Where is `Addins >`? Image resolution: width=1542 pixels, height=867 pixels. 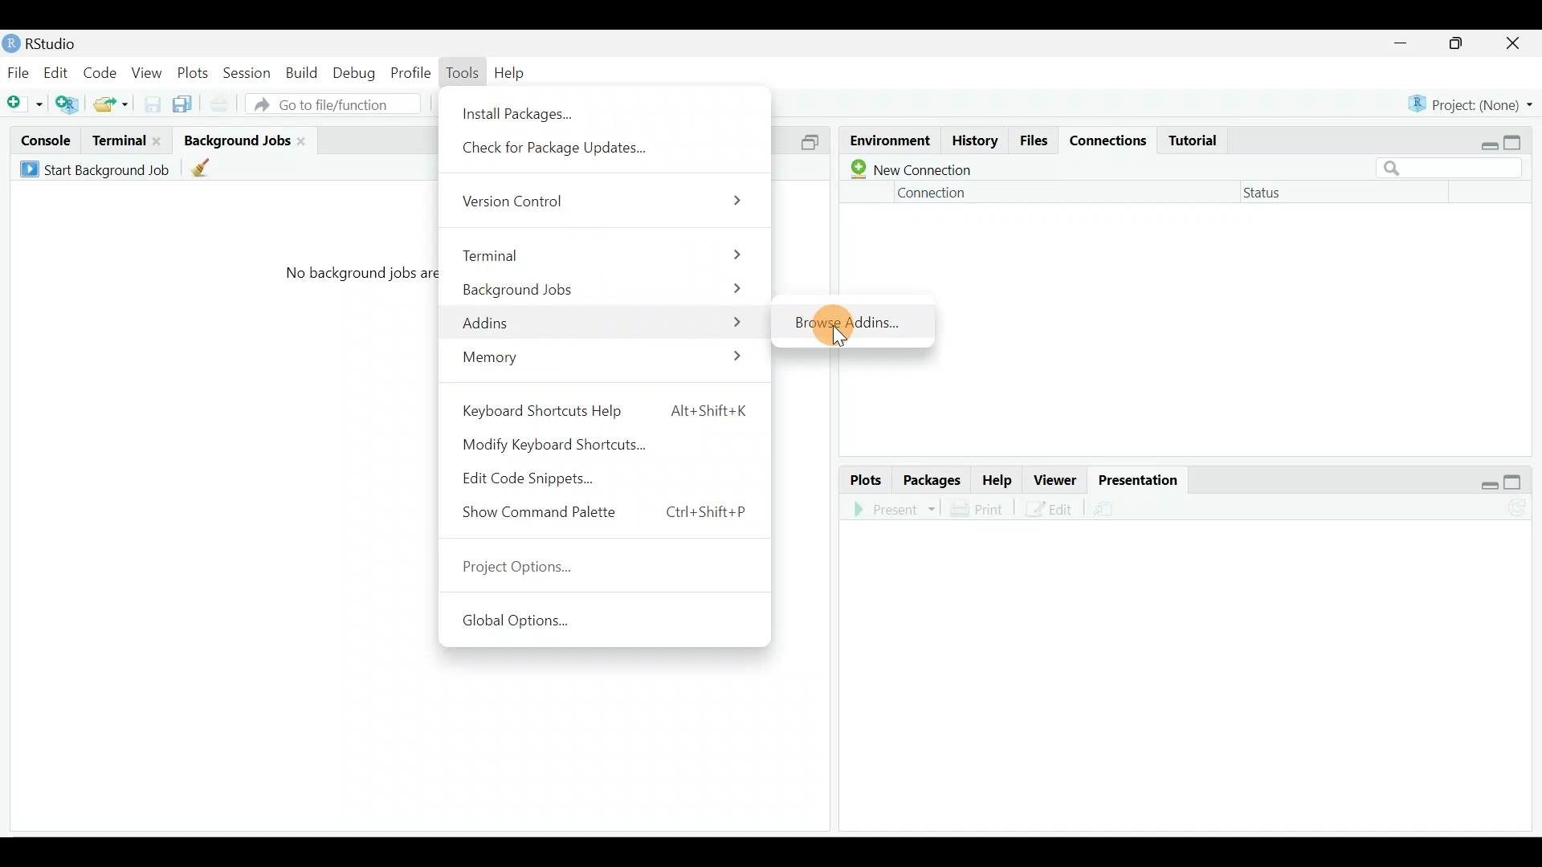 Addins > is located at coordinates (602, 320).